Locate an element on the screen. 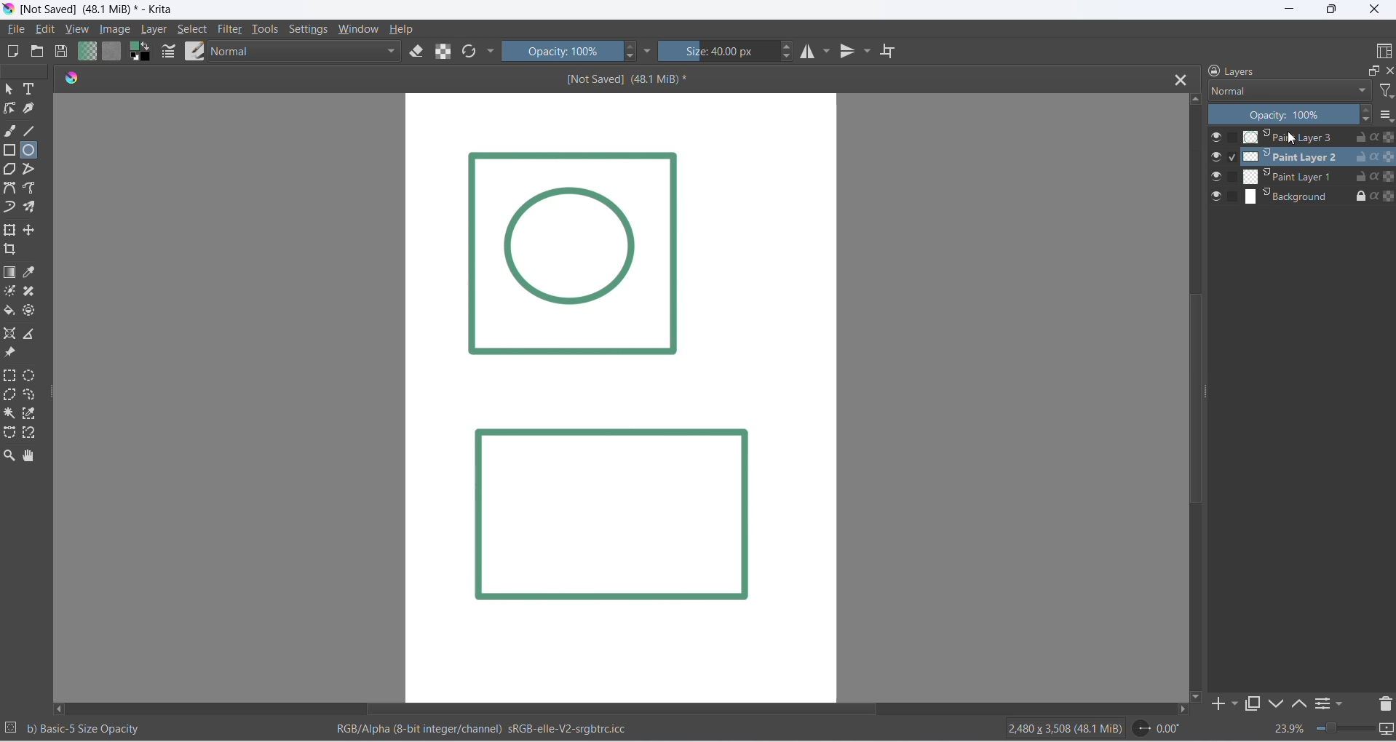 This screenshot has width=1396, height=742. swap foreground and background colors is located at coordinates (141, 52).